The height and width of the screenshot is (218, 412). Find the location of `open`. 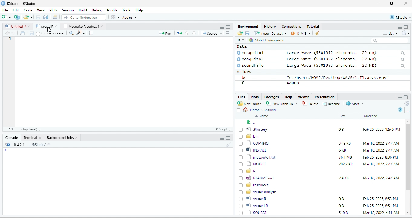

open is located at coordinates (22, 33).